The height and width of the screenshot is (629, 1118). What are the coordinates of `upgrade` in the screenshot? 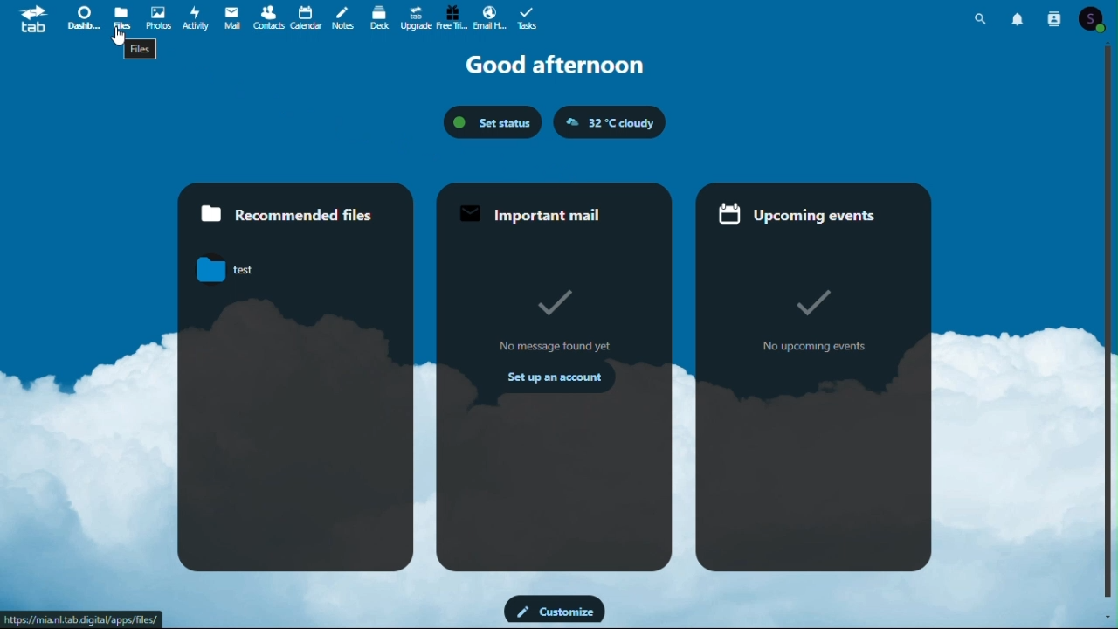 It's located at (415, 17).